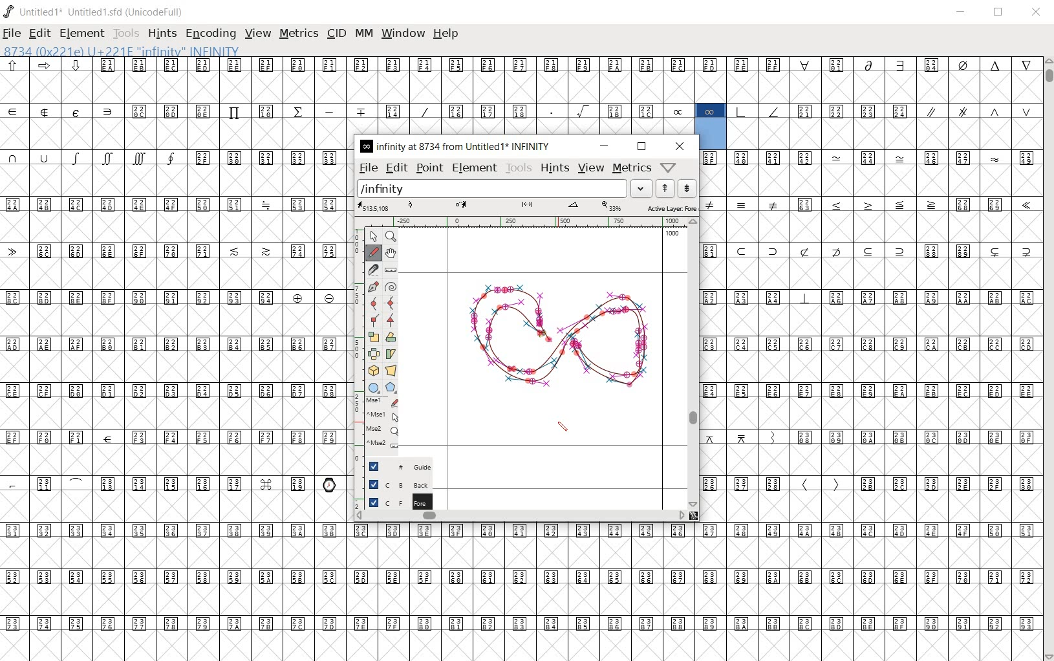 The width and height of the screenshot is (1054, 661). What do you see at coordinates (429, 168) in the screenshot?
I see `point` at bounding box center [429, 168].